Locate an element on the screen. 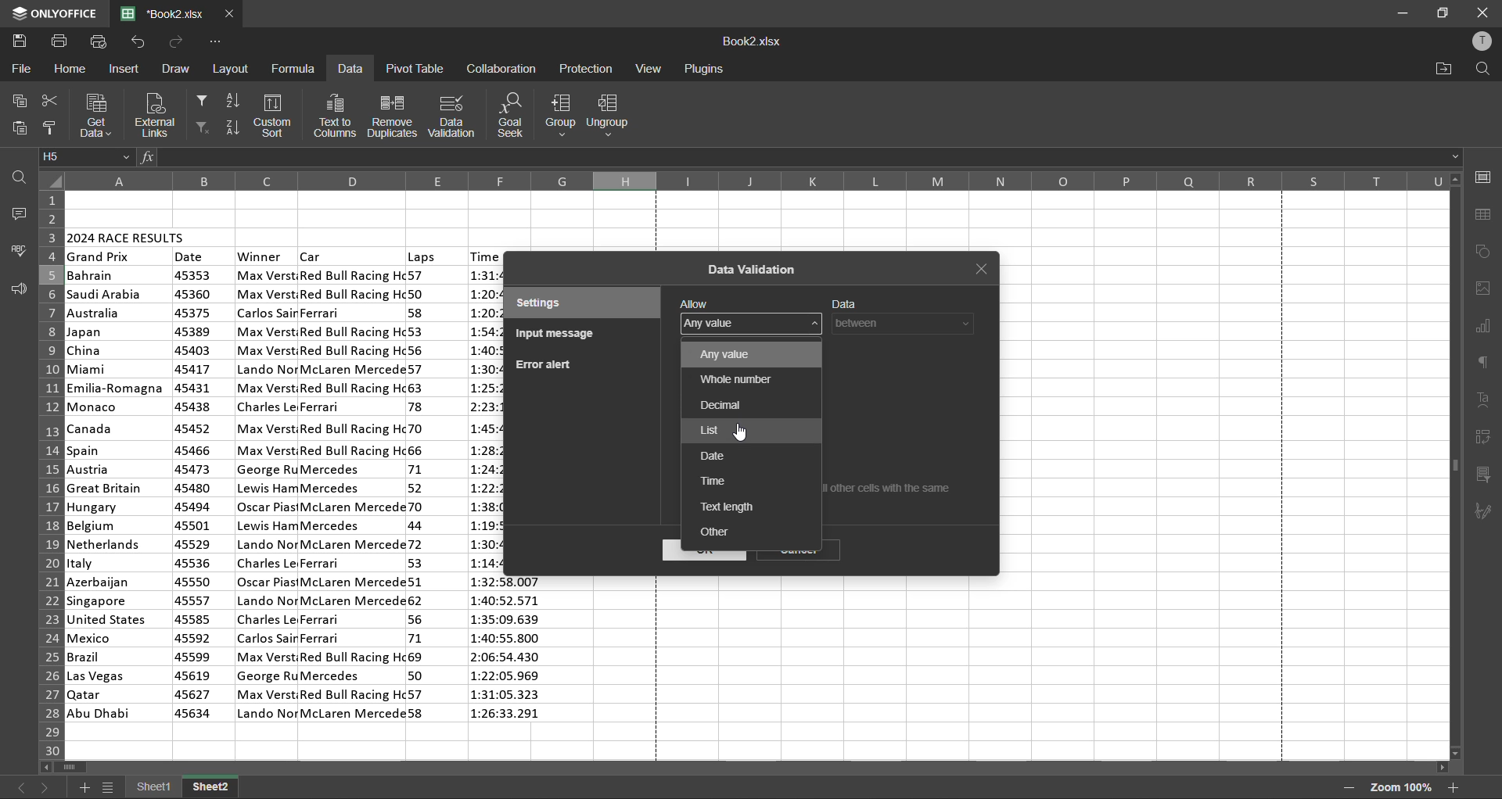 This screenshot has width=1502, height=799. winner is located at coordinates (267, 493).